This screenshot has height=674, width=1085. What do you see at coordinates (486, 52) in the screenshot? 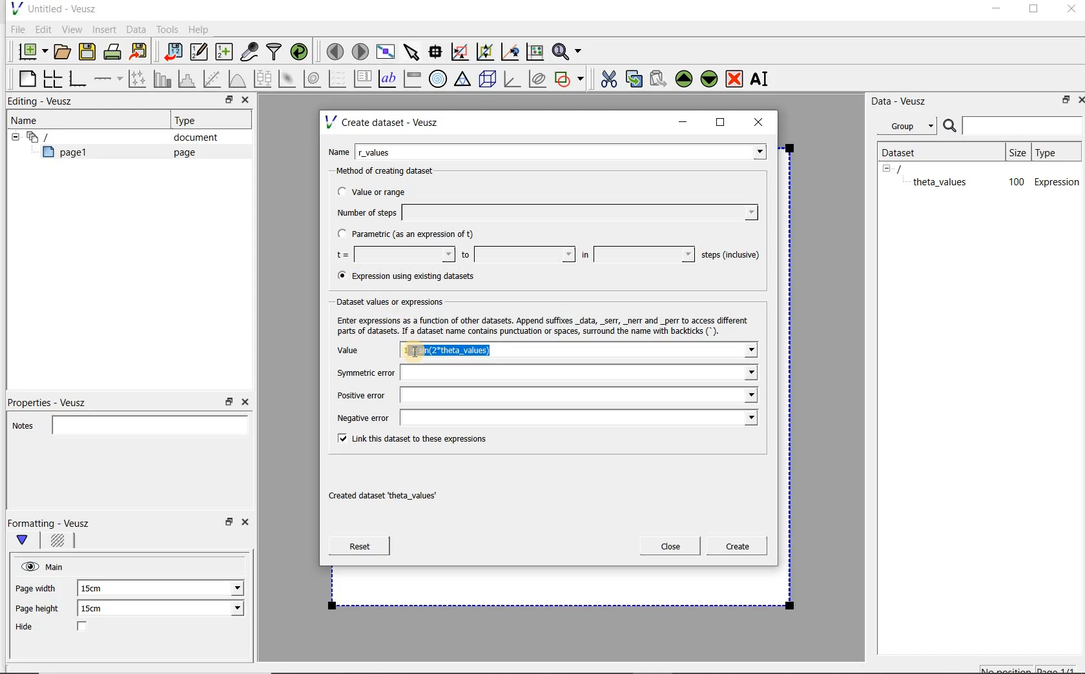
I see `click to zoom out of graph axes` at bounding box center [486, 52].